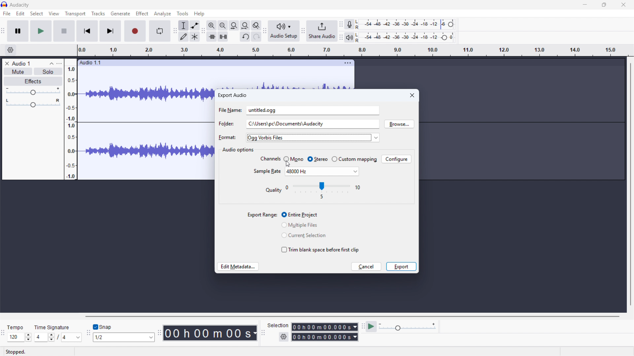 Image resolution: width=634 pixels, height=356 pixels. I want to click on Close dialogue box , so click(412, 95).